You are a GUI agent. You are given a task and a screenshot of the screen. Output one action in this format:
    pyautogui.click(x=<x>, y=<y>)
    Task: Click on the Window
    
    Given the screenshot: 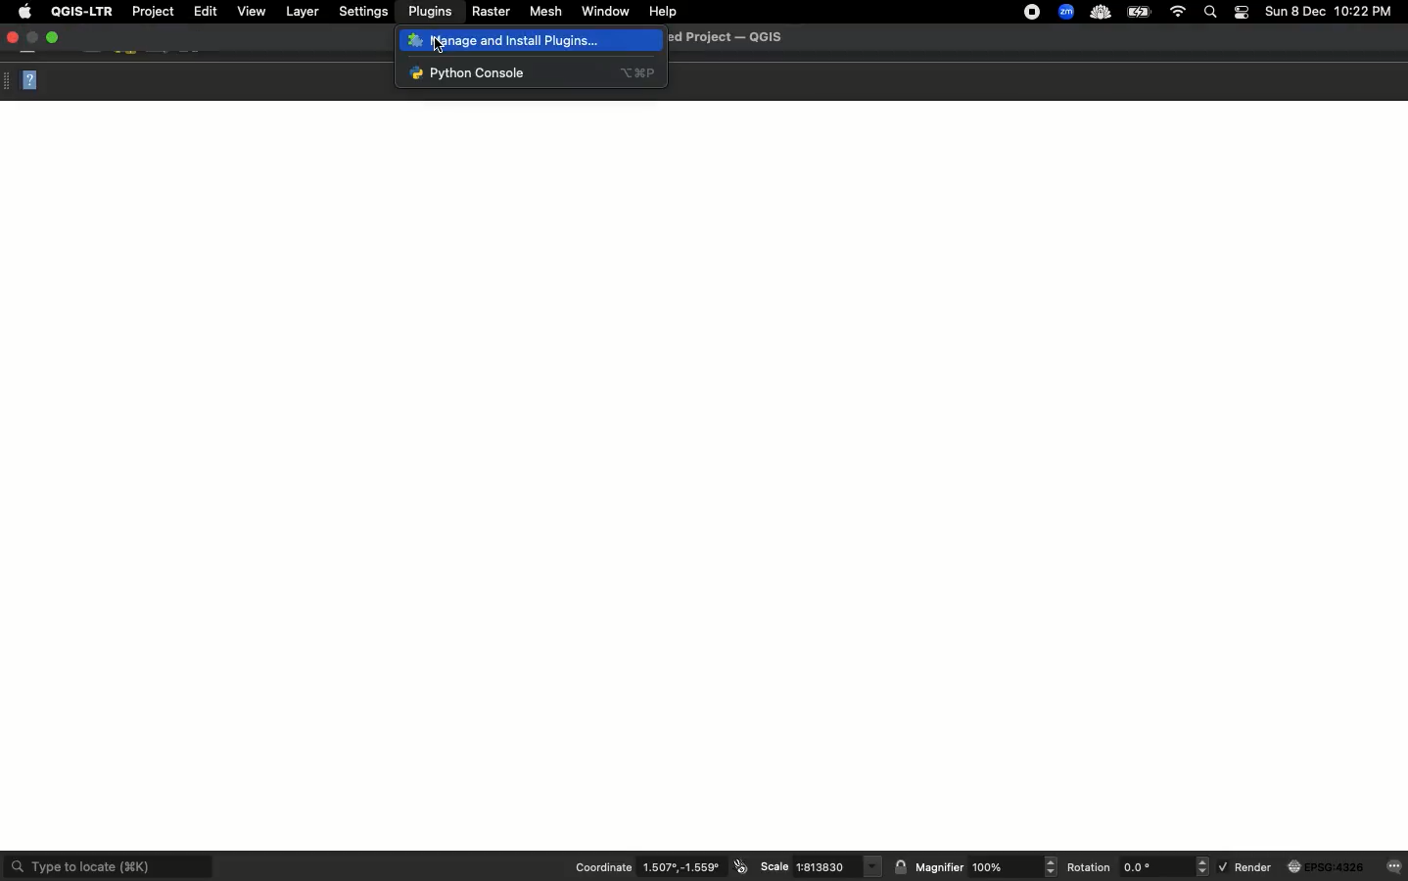 What is the action you would take?
    pyautogui.click(x=604, y=10)
    